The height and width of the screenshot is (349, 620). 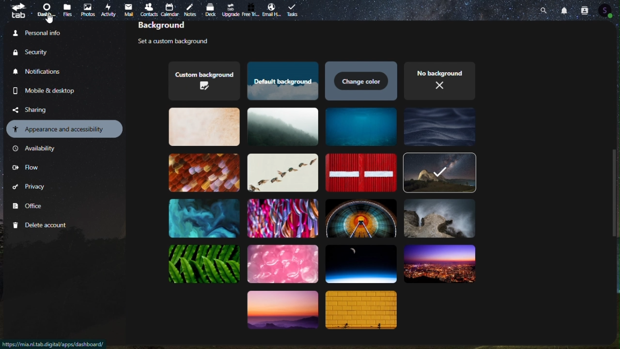 I want to click on deck, so click(x=212, y=9).